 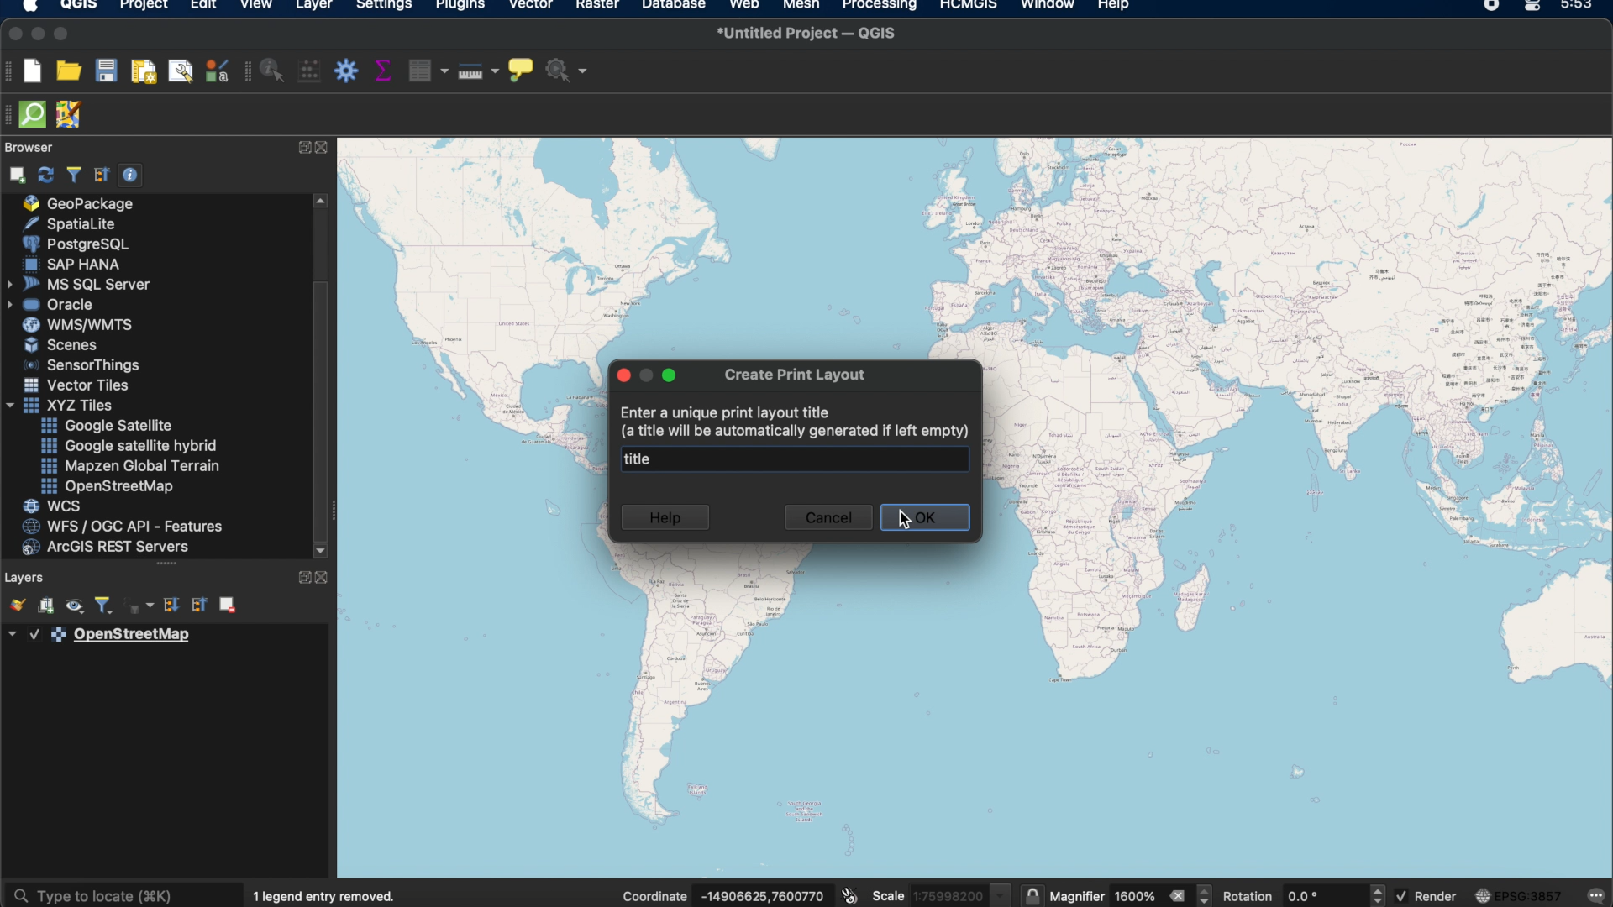 I want to click on Enter a unique print layout title, so click(x=793, y=421).